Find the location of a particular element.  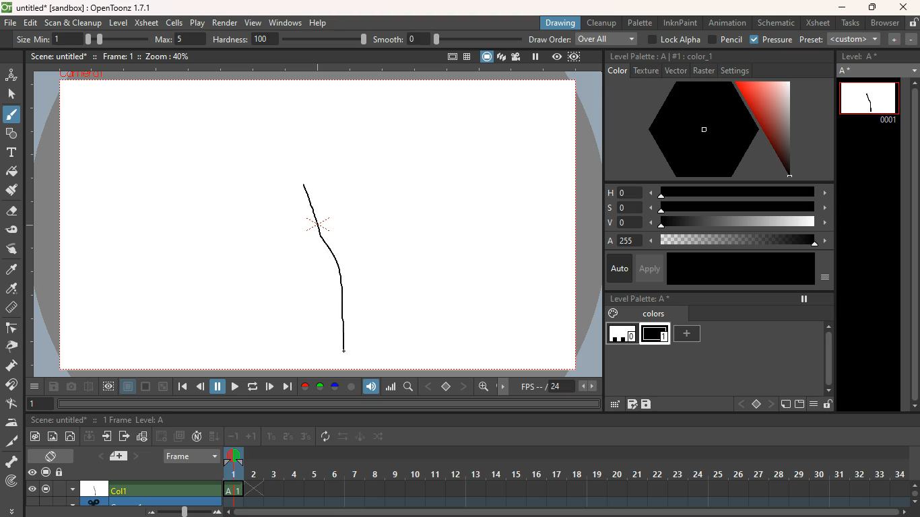

xsheet is located at coordinates (818, 24).